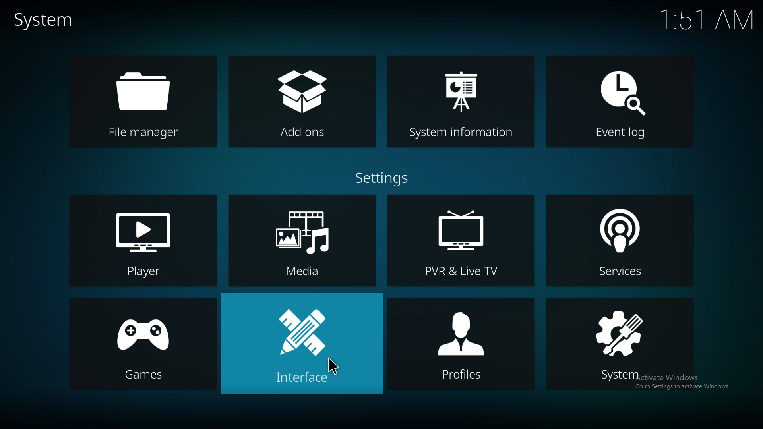 This screenshot has width=763, height=429. I want to click on Windows., so click(717, 386).